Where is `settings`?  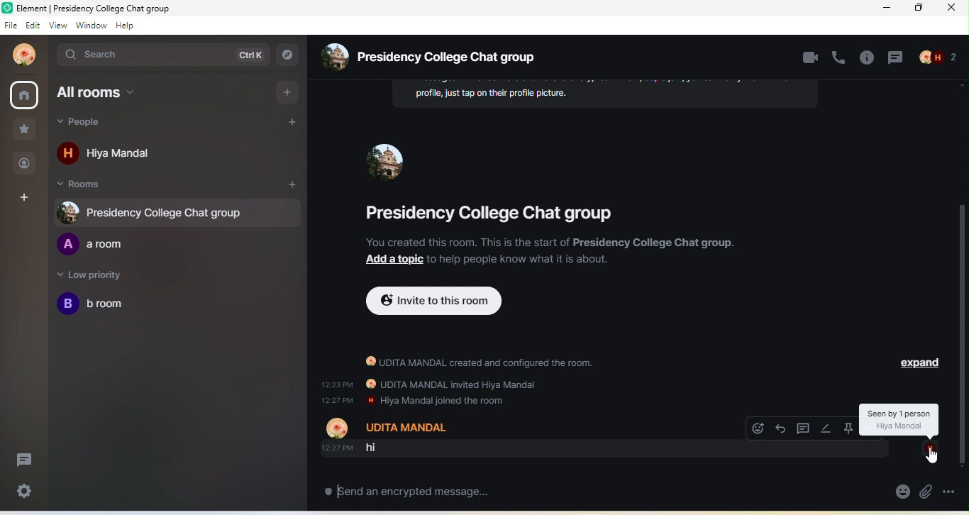
settings is located at coordinates (26, 493).